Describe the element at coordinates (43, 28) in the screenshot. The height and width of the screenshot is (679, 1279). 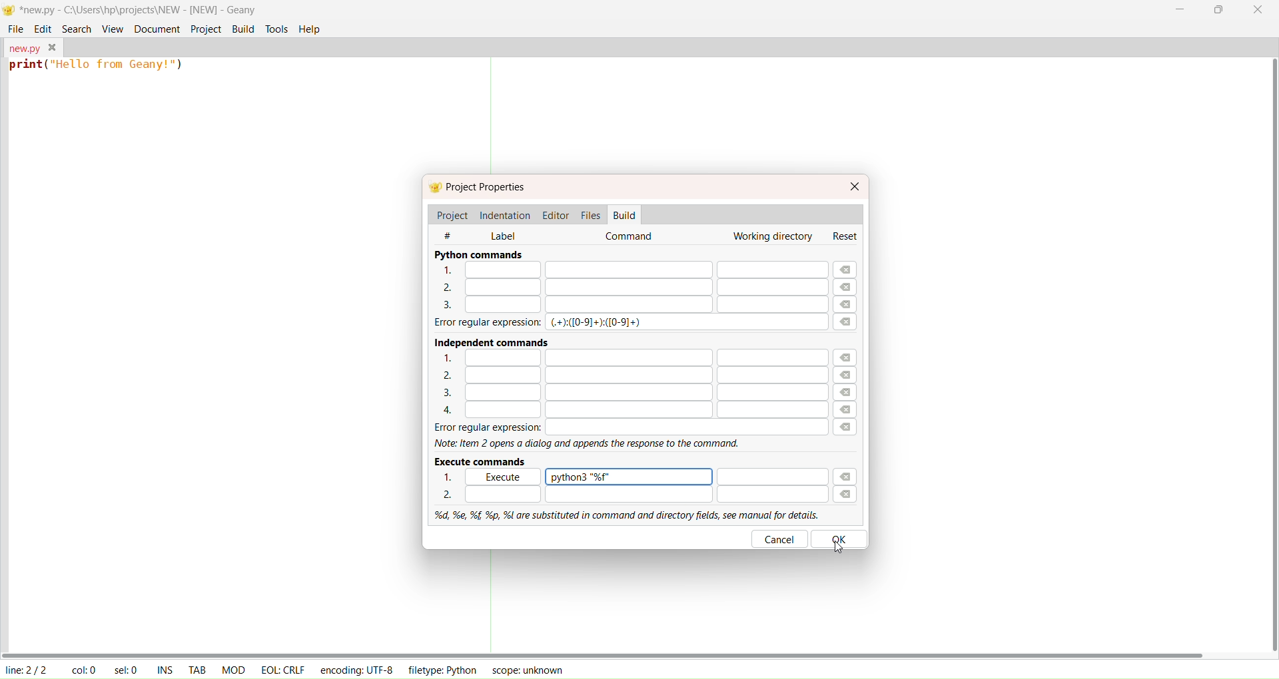
I see `edit` at that location.